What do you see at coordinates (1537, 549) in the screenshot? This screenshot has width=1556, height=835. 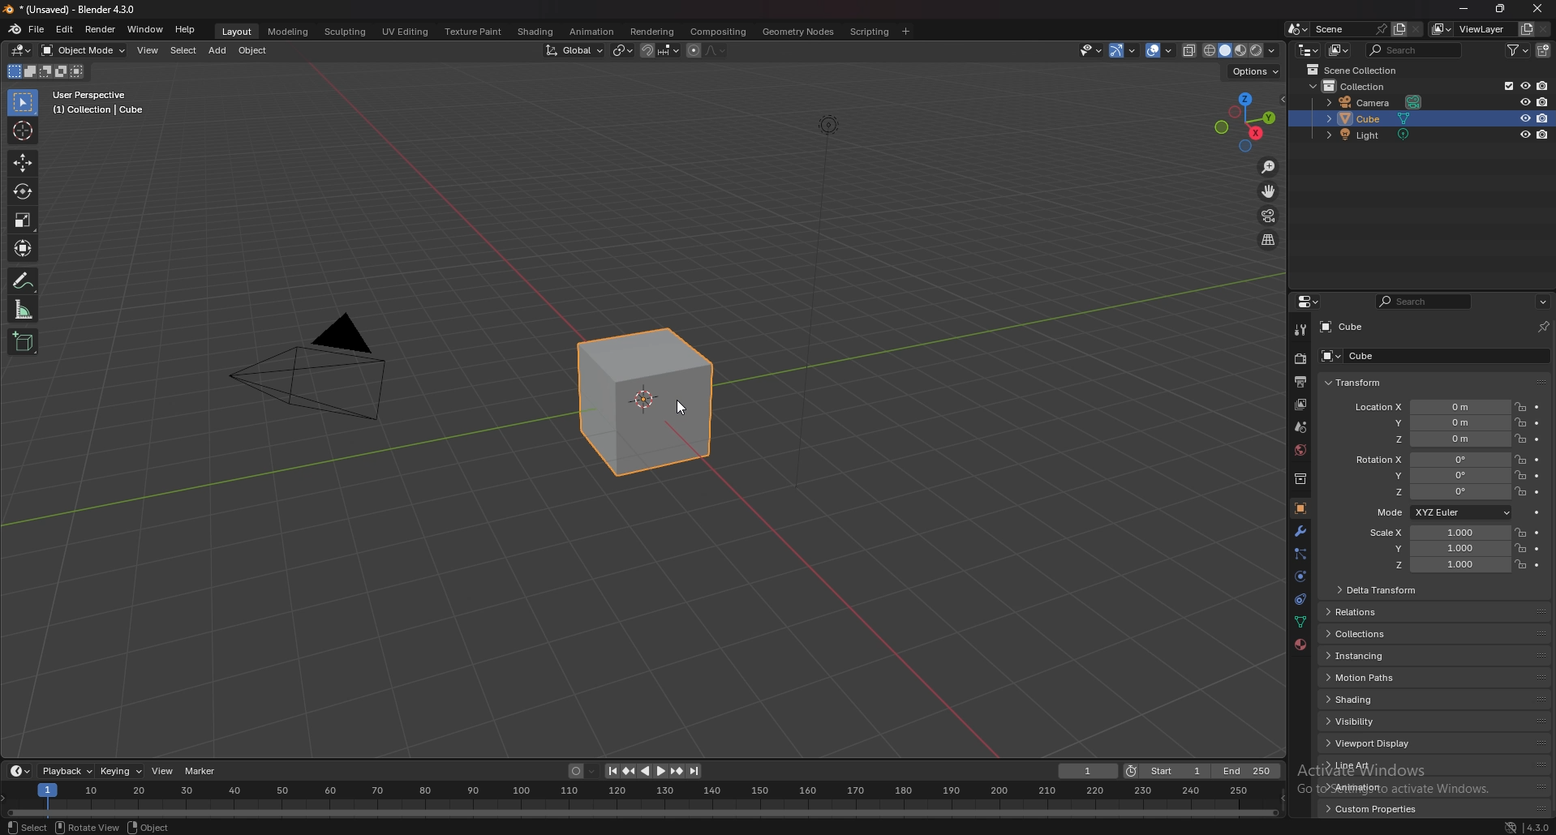 I see `animate property` at bounding box center [1537, 549].